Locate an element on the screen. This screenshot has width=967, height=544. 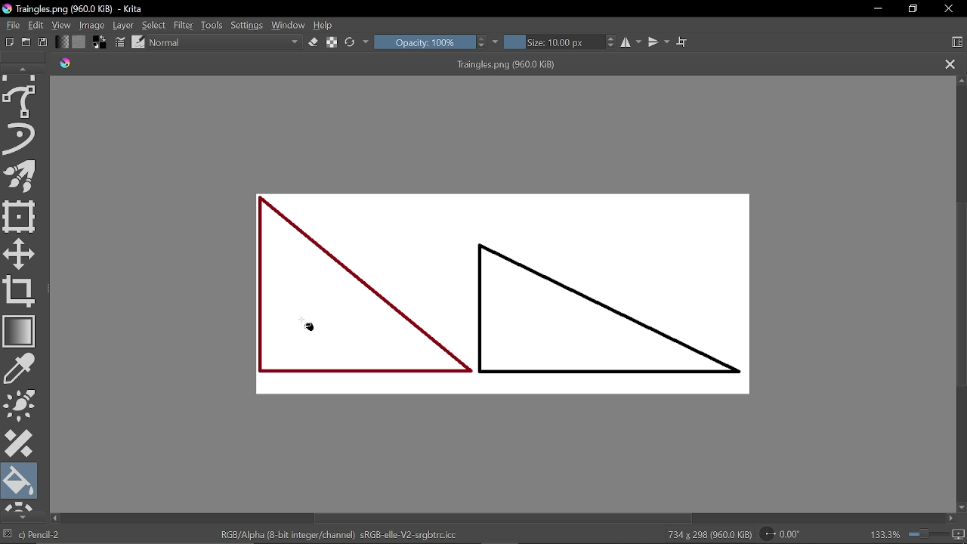
Horizontal mirror tool is located at coordinates (632, 43).